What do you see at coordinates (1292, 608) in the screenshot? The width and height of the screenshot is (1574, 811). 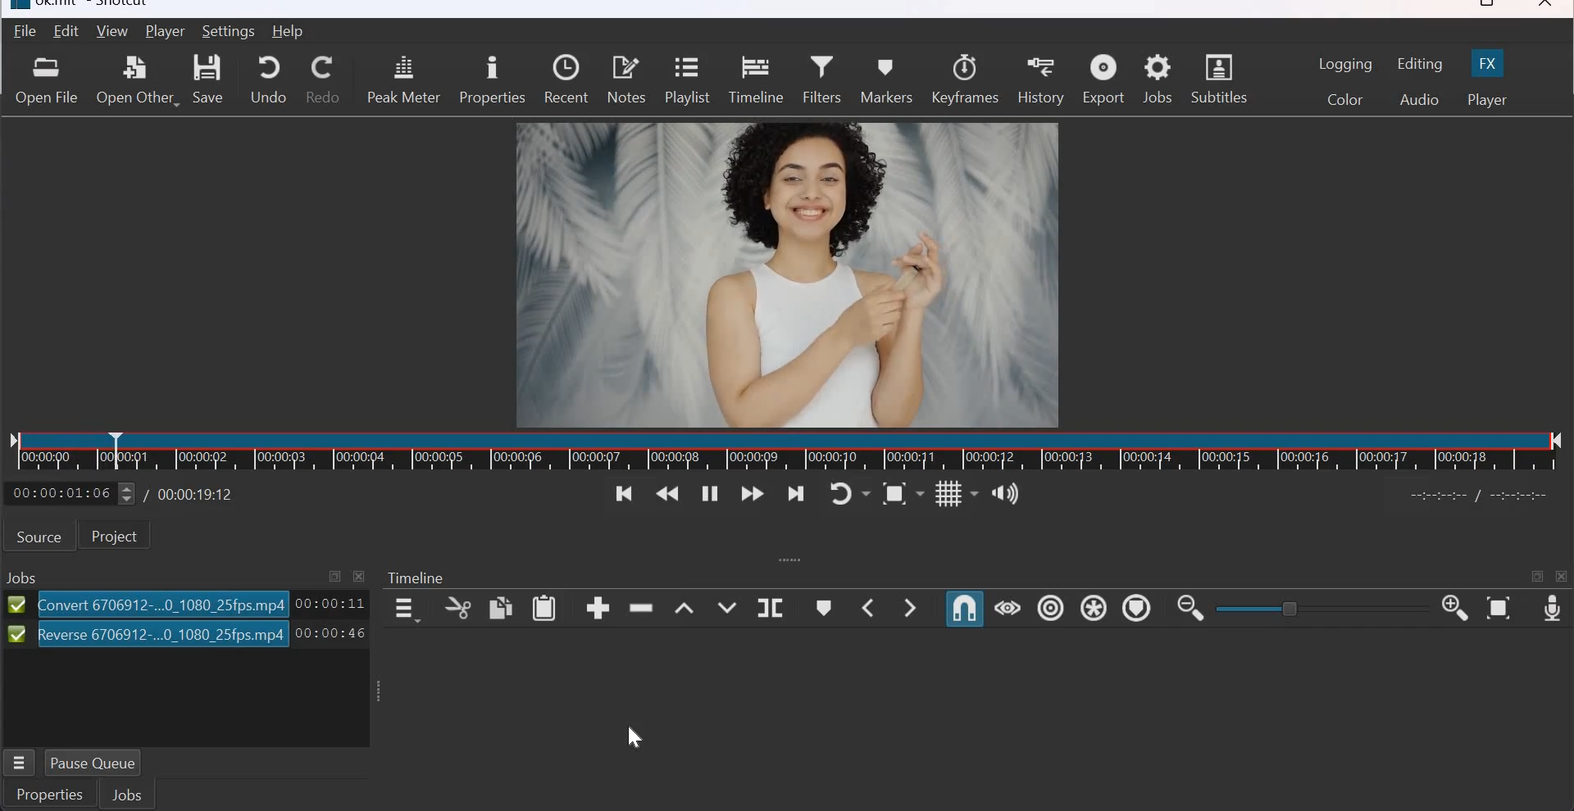 I see `toggle` at bounding box center [1292, 608].